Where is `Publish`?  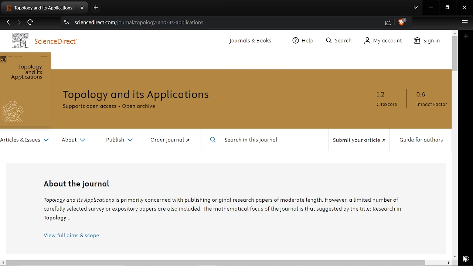 Publish is located at coordinates (119, 139).